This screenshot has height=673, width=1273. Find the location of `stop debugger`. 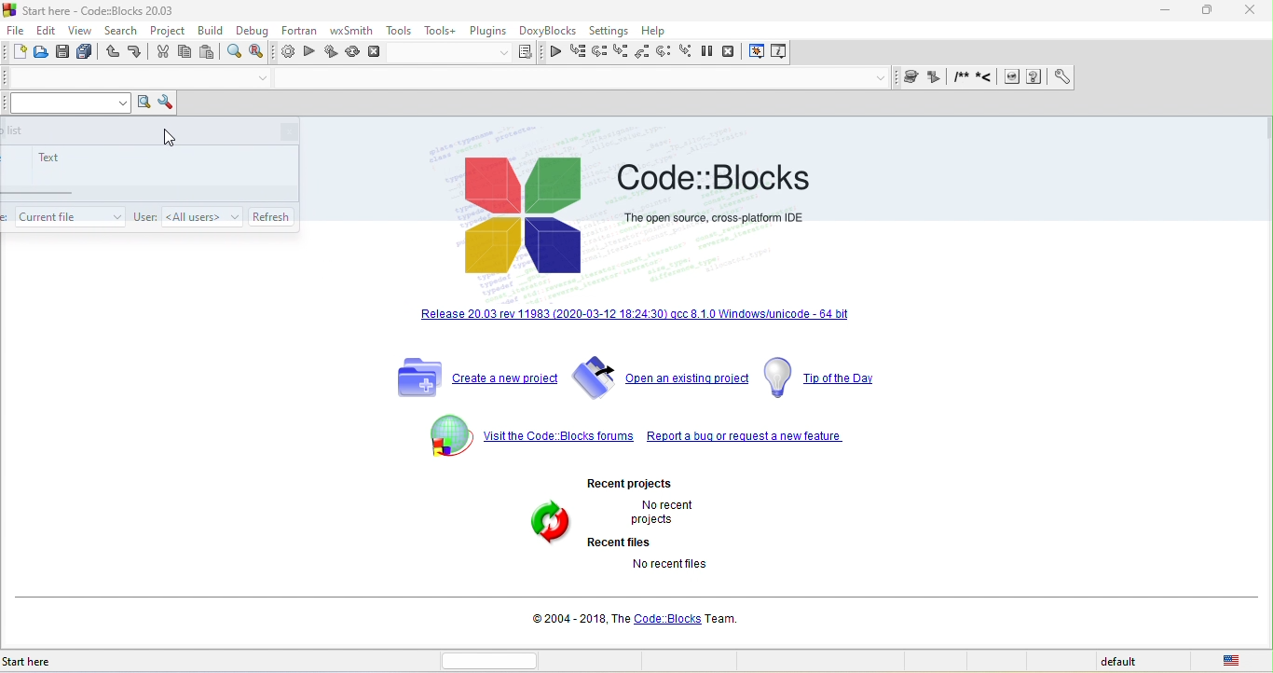

stop debugger is located at coordinates (734, 53).